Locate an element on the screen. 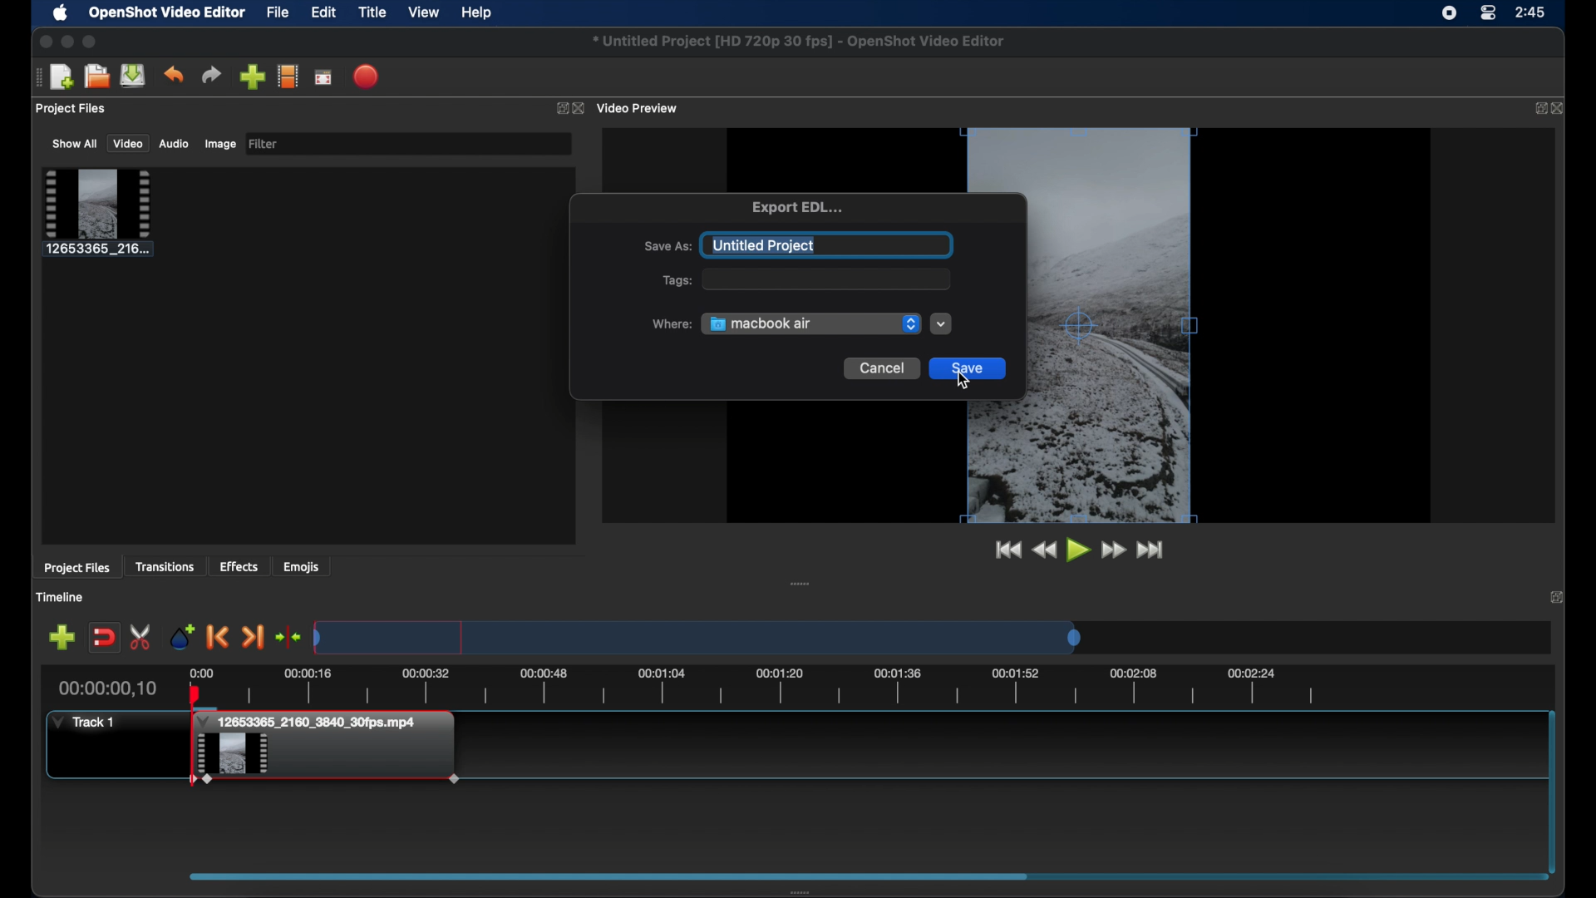  jump to start is located at coordinates (1006, 550).